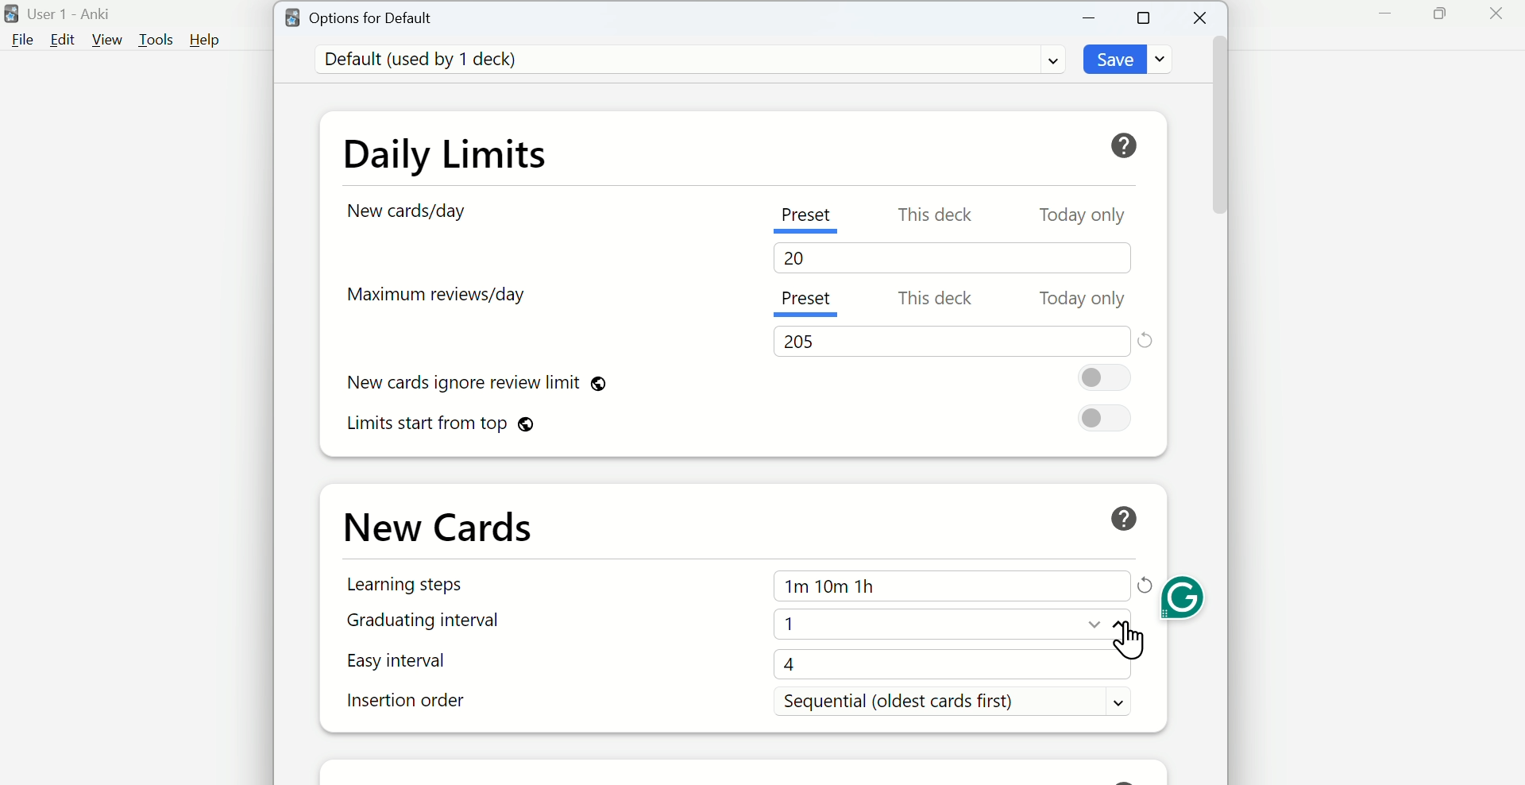 This screenshot has height=785, width=1525. Describe the element at coordinates (1382, 18) in the screenshot. I see `Minimize` at that location.